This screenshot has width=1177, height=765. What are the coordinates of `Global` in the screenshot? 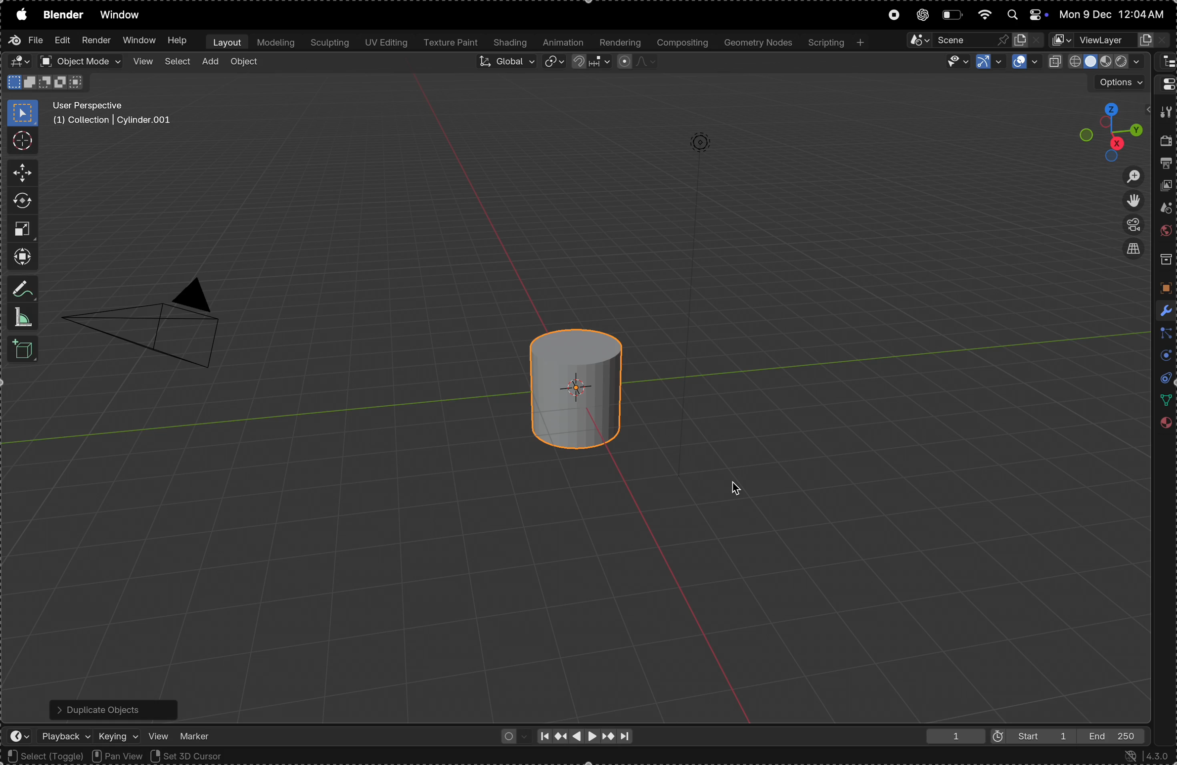 It's located at (505, 63).